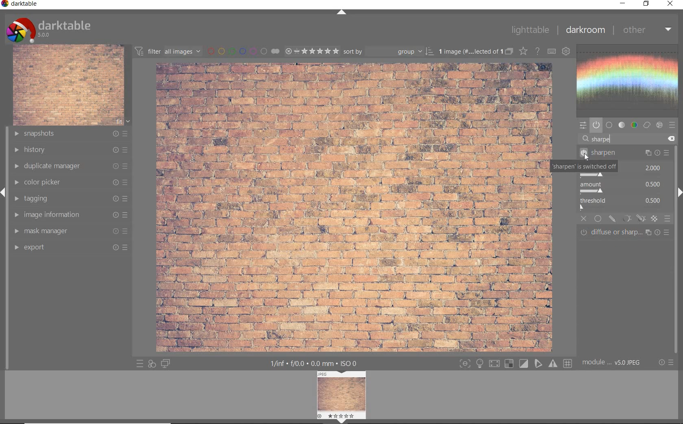  What do you see at coordinates (630, 81) in the screenshot?
I see `wave form` at bounding box center [630, 81].